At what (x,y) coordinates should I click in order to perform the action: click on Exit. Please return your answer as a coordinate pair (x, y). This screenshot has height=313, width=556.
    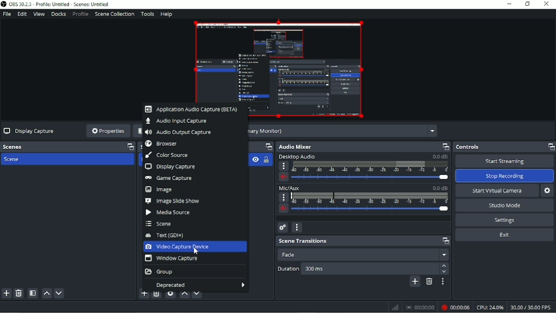
    Looking at the image, I should click on (505, 234).